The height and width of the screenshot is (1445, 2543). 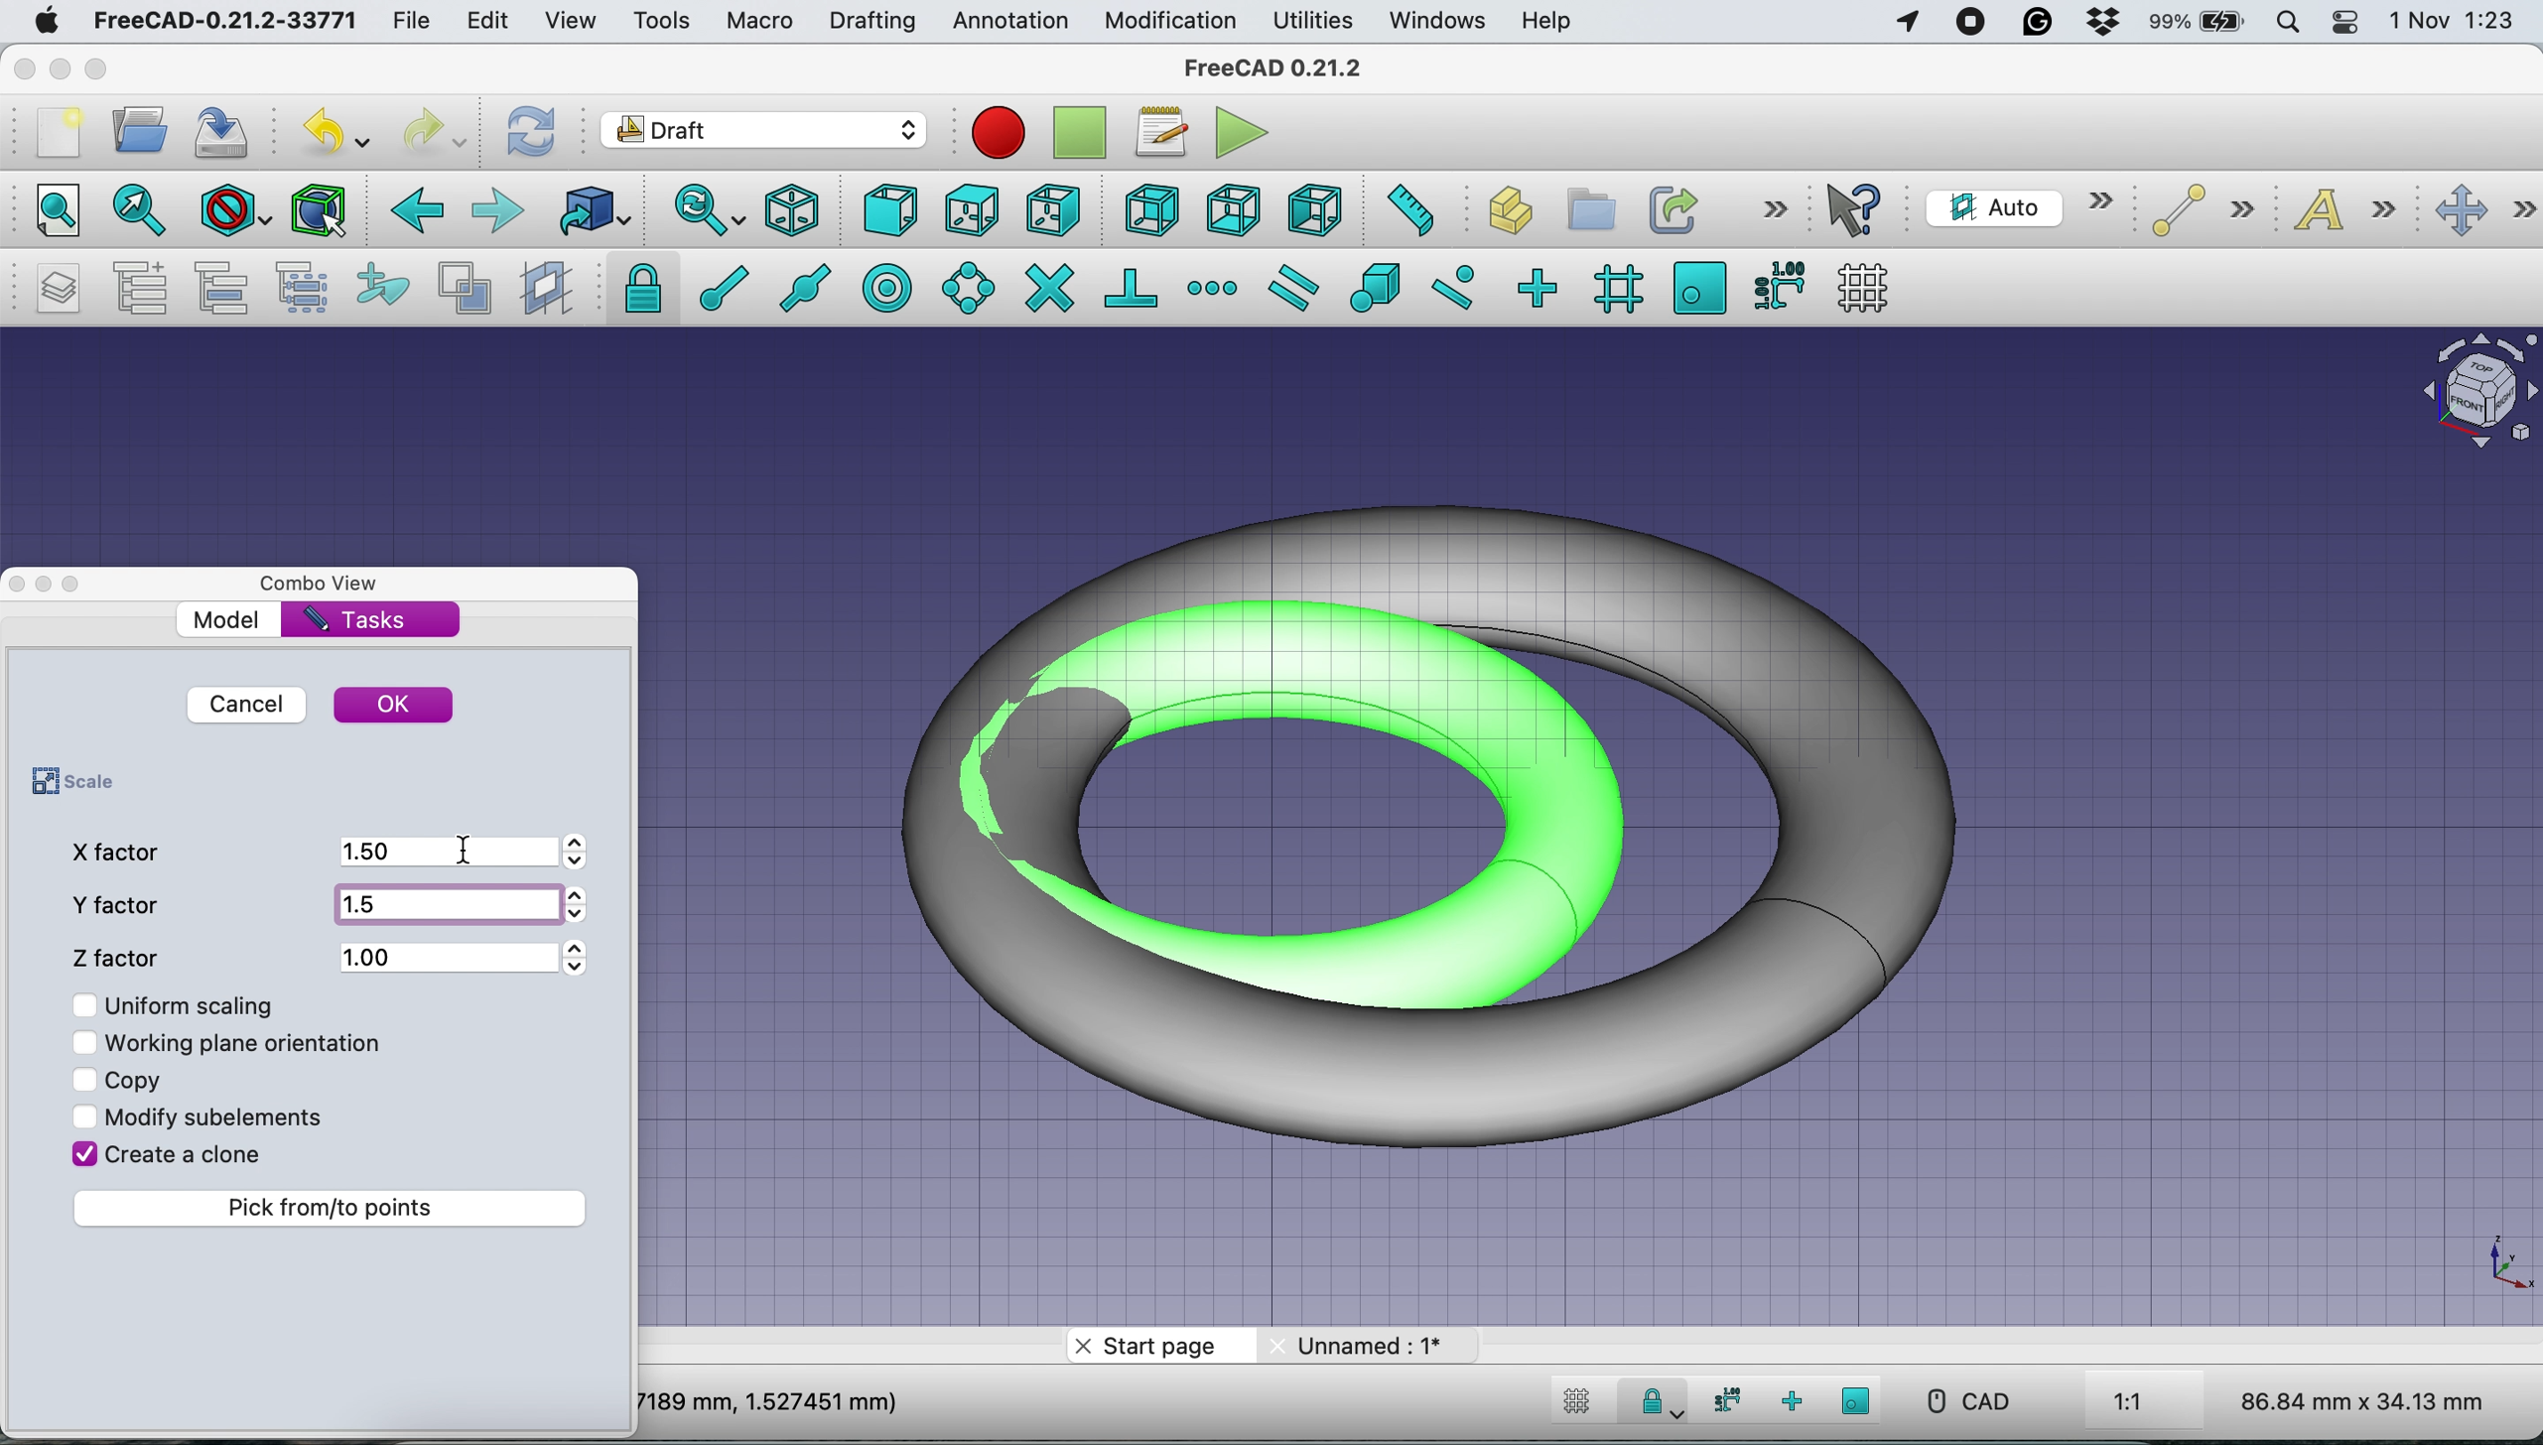 I want to click on snap near, so click(x=1455, y=286).